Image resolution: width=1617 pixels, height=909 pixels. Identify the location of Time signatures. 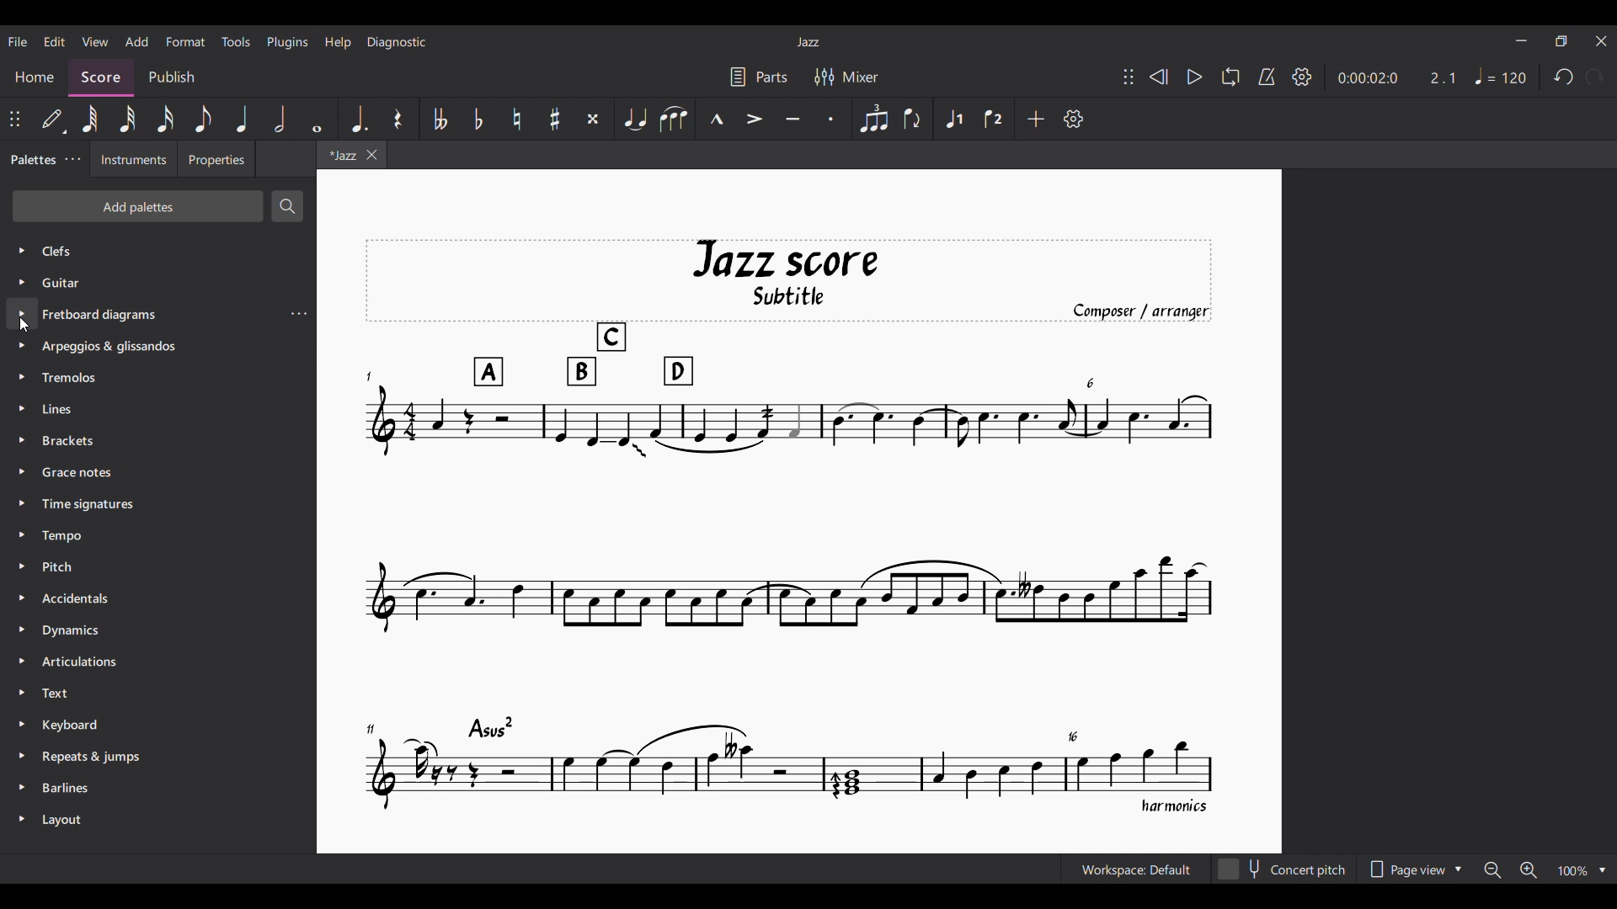
(91, 505).